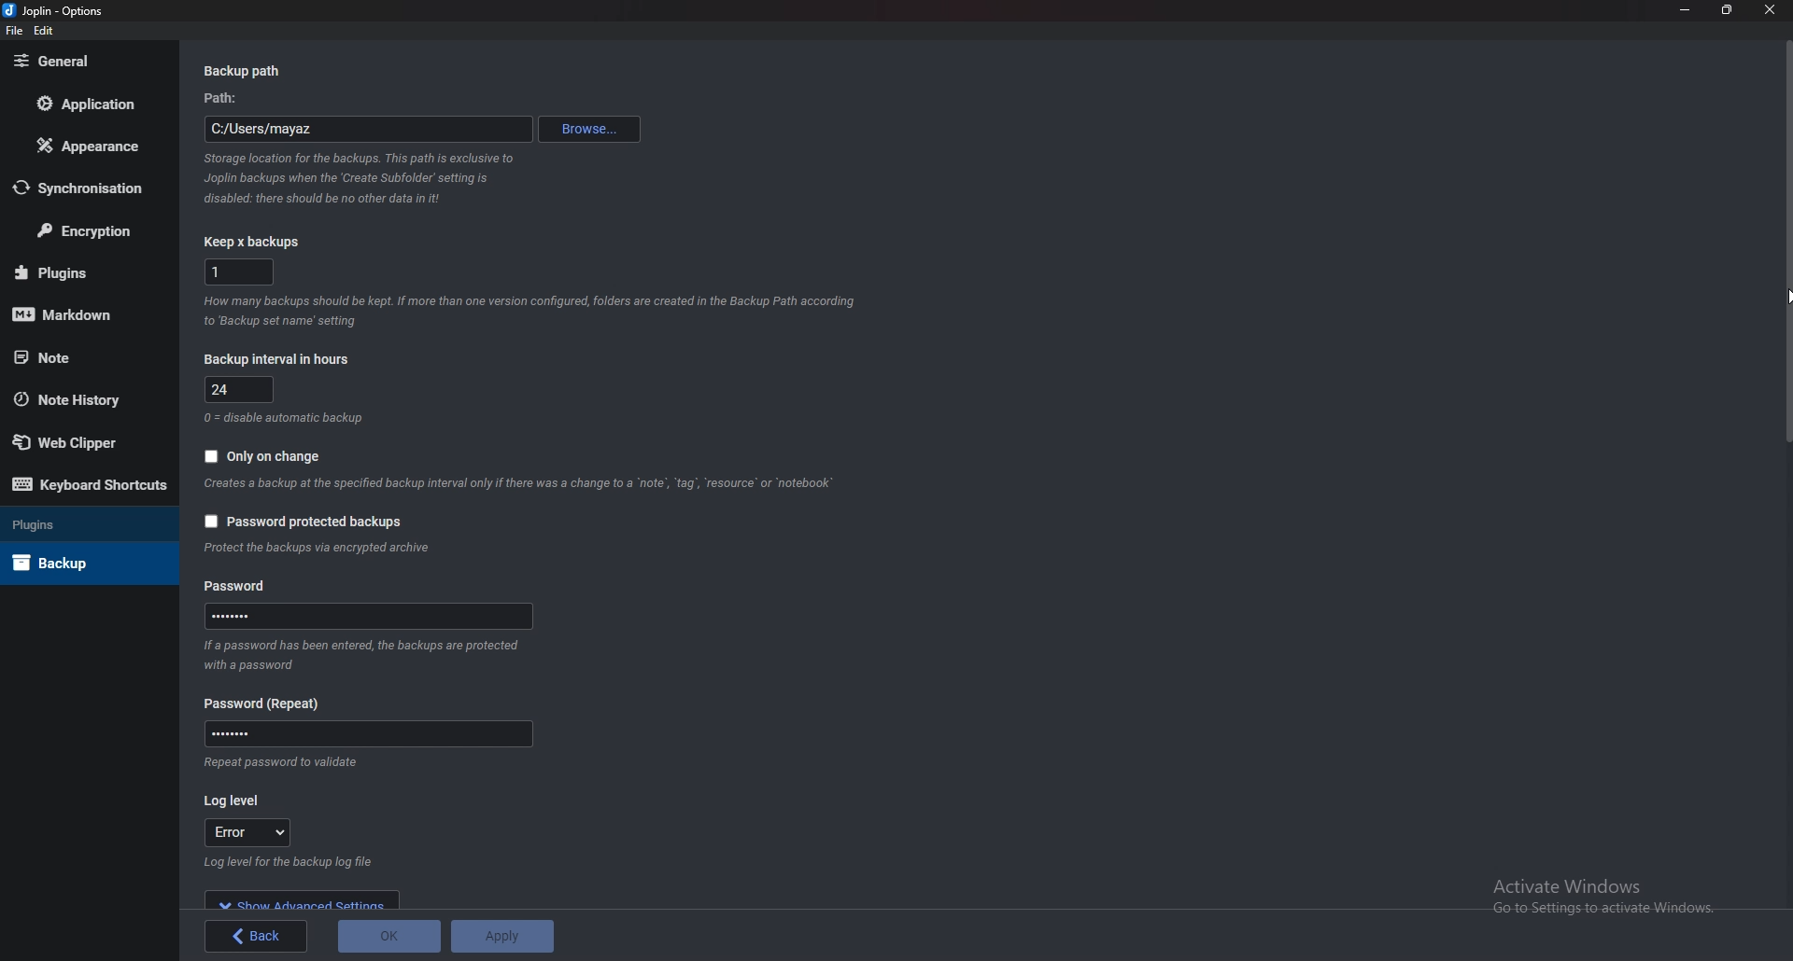  What do you see at coordinates (76, 316) in the screenshot?
I see `mark down` at bounding box center [76, 316].